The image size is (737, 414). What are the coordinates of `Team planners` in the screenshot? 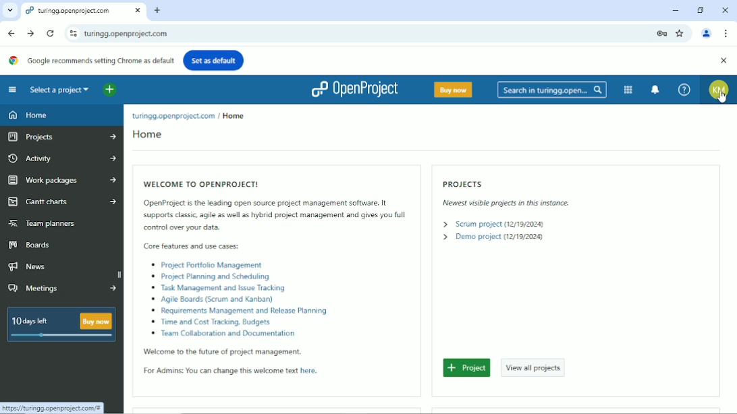 It's located at (42, 223).